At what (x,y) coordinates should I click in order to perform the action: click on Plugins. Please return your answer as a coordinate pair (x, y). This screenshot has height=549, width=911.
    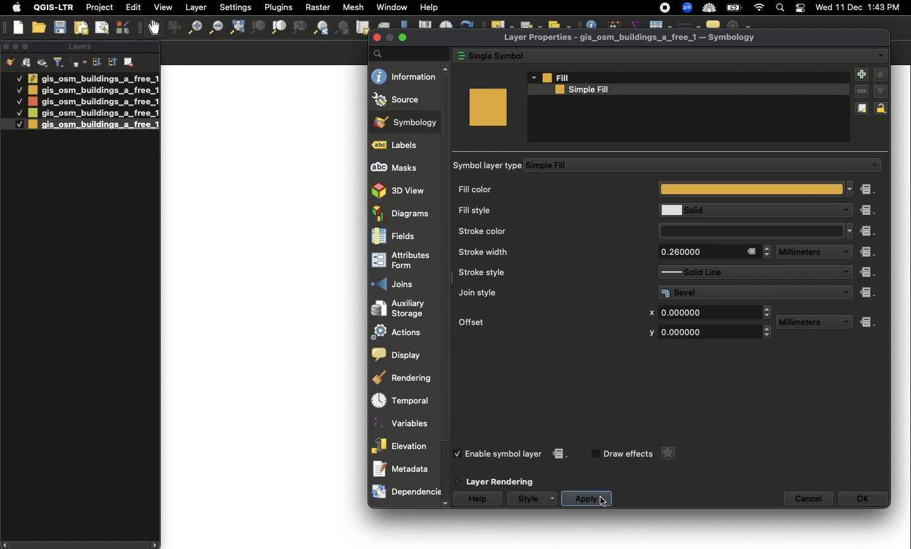
    Looking at the image, I should click on (277, 6).